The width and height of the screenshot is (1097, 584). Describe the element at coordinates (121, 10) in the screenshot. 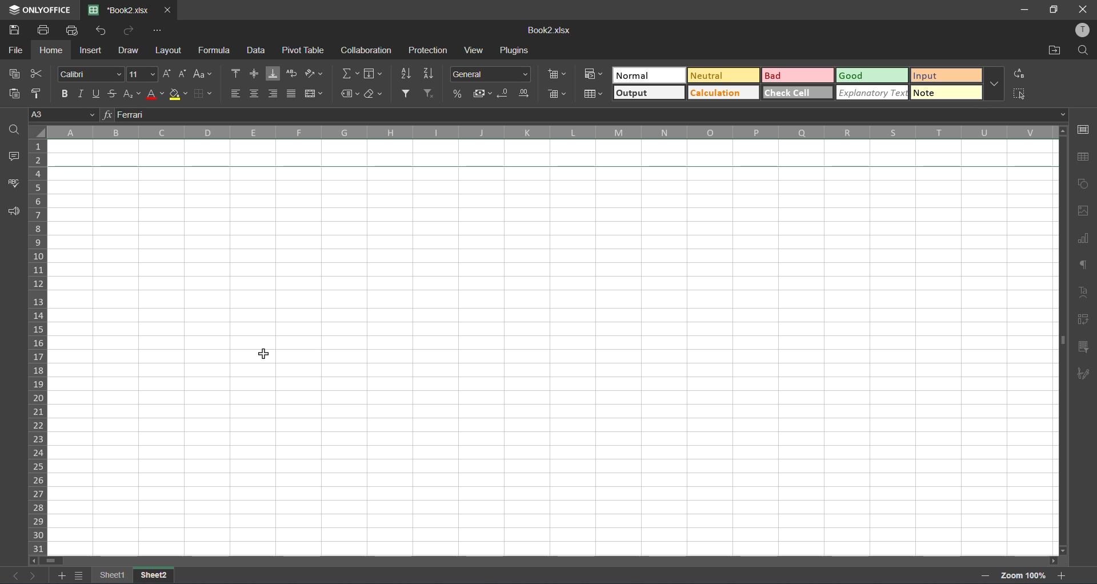

I see `file name` at that location.